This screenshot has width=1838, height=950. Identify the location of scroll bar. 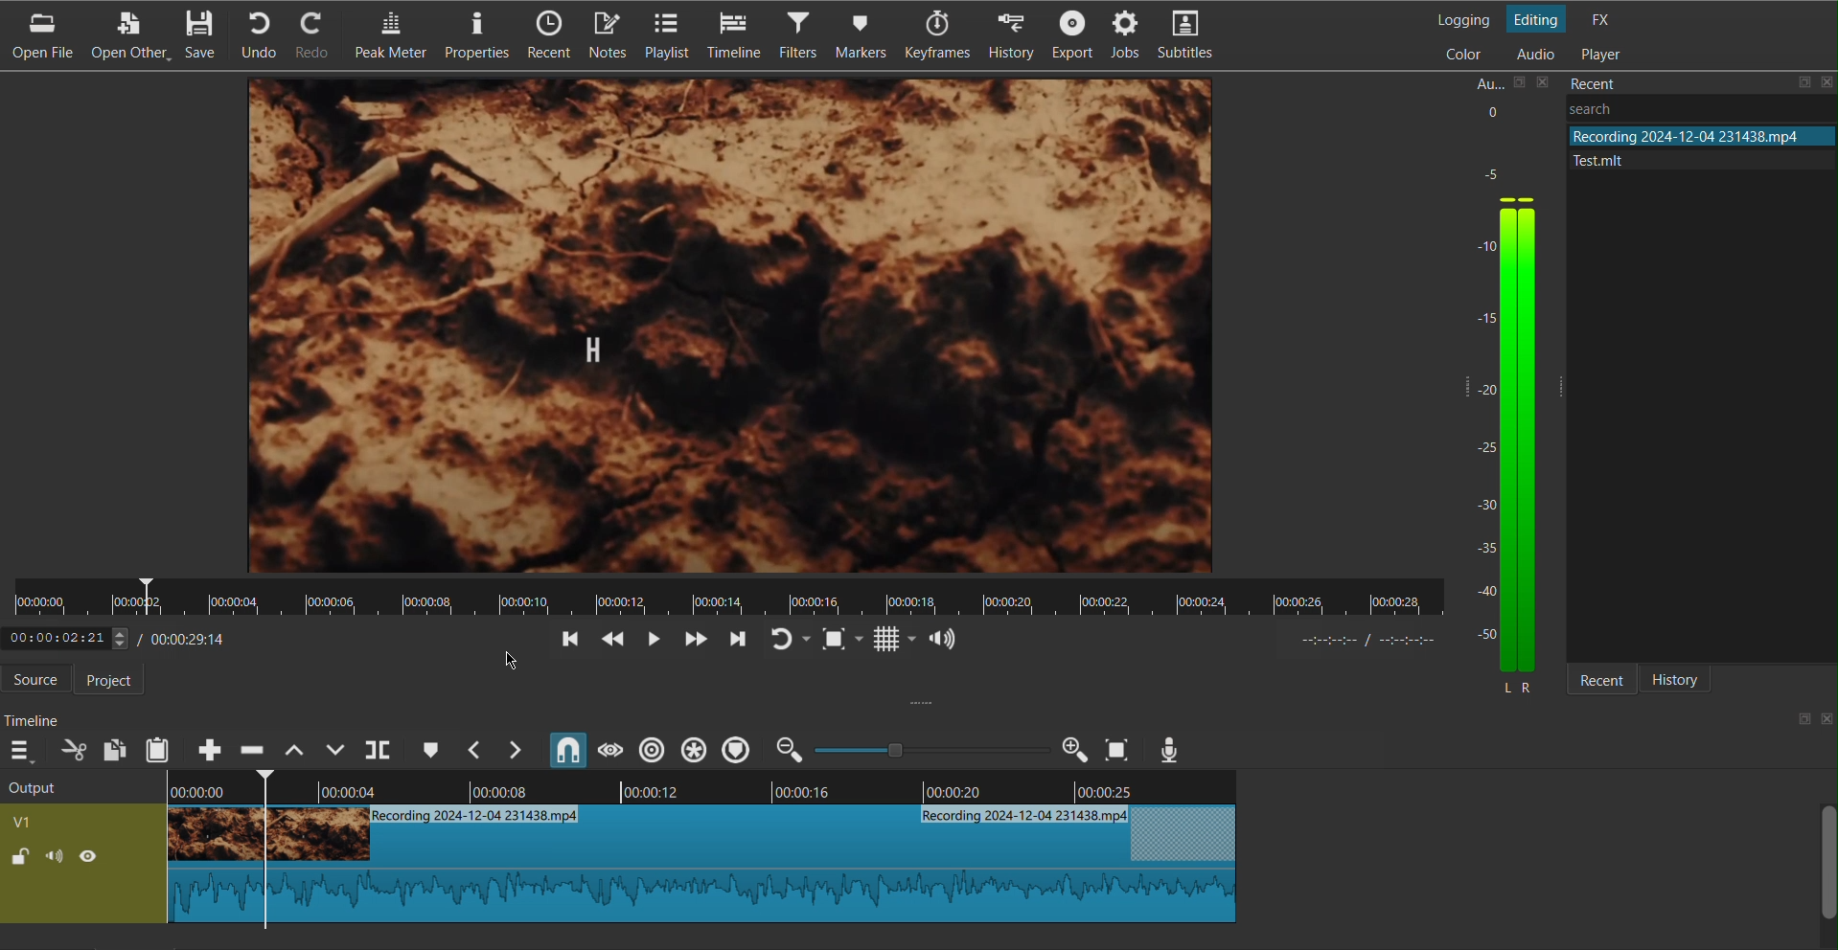
(1827, 859).